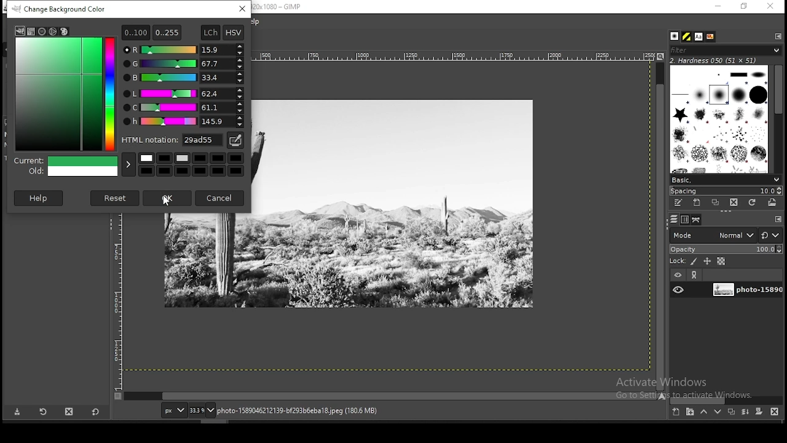 The height and width of the screenshot is (443, 787). I want to click on , so click(310, 410).